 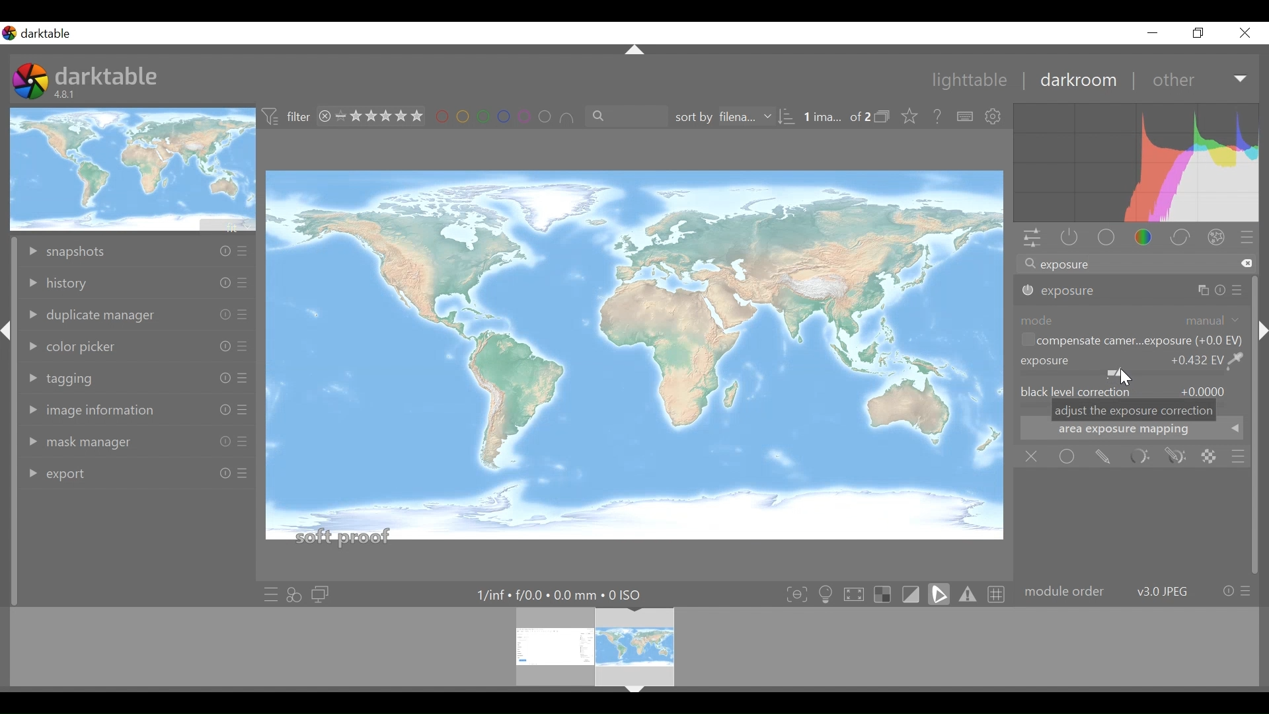 I want to click on exposure correction, so click(x=1131, y=366).